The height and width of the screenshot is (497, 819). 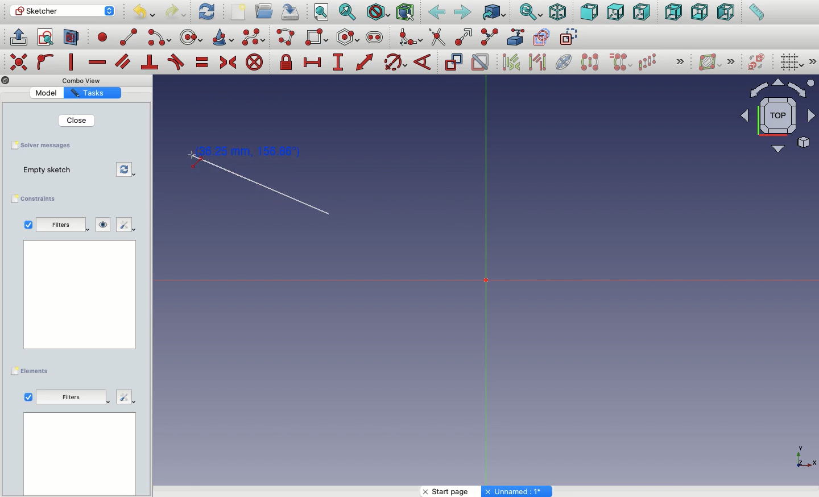 What do you see at coordinates (202, 64) in the screenshot?
I see `Constrain equal` at bounding box center [202, 64].